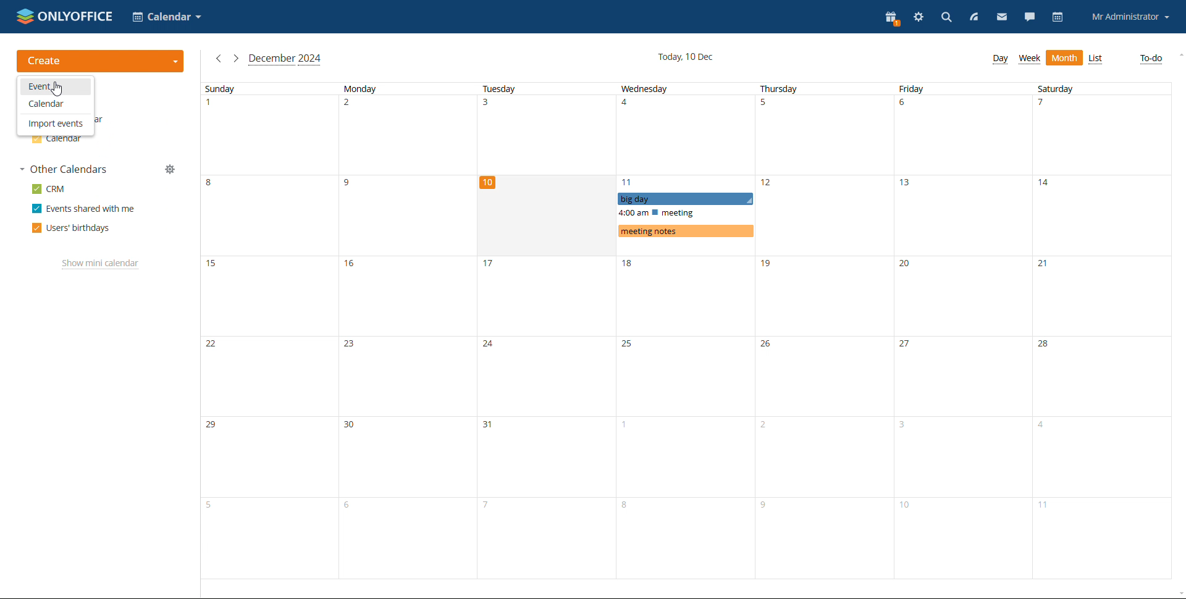  I want to click on current date, so click(686, 56).